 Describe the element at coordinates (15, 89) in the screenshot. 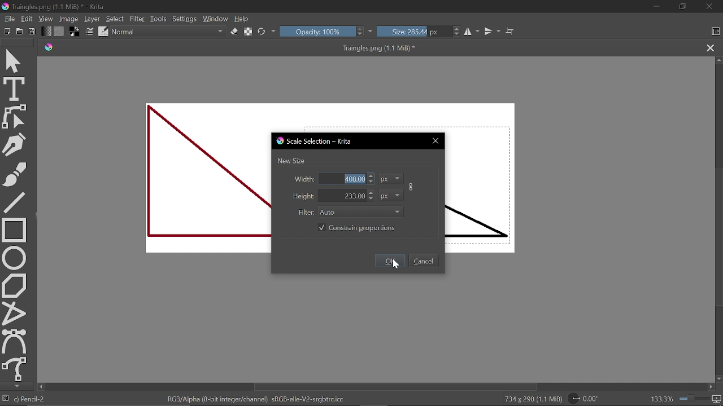

I see `Text tool` at that location.